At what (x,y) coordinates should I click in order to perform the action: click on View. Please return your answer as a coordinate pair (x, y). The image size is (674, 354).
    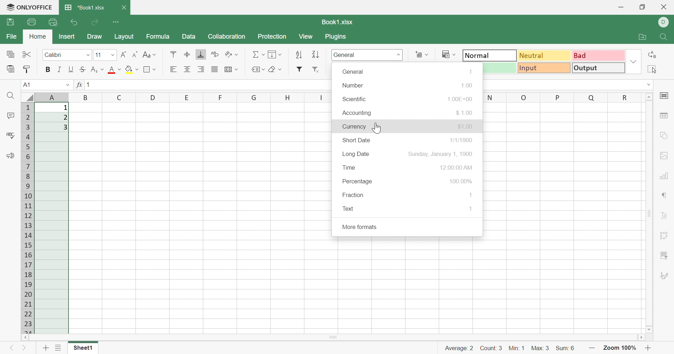
    Looking at the image, I should click on (305, 37).